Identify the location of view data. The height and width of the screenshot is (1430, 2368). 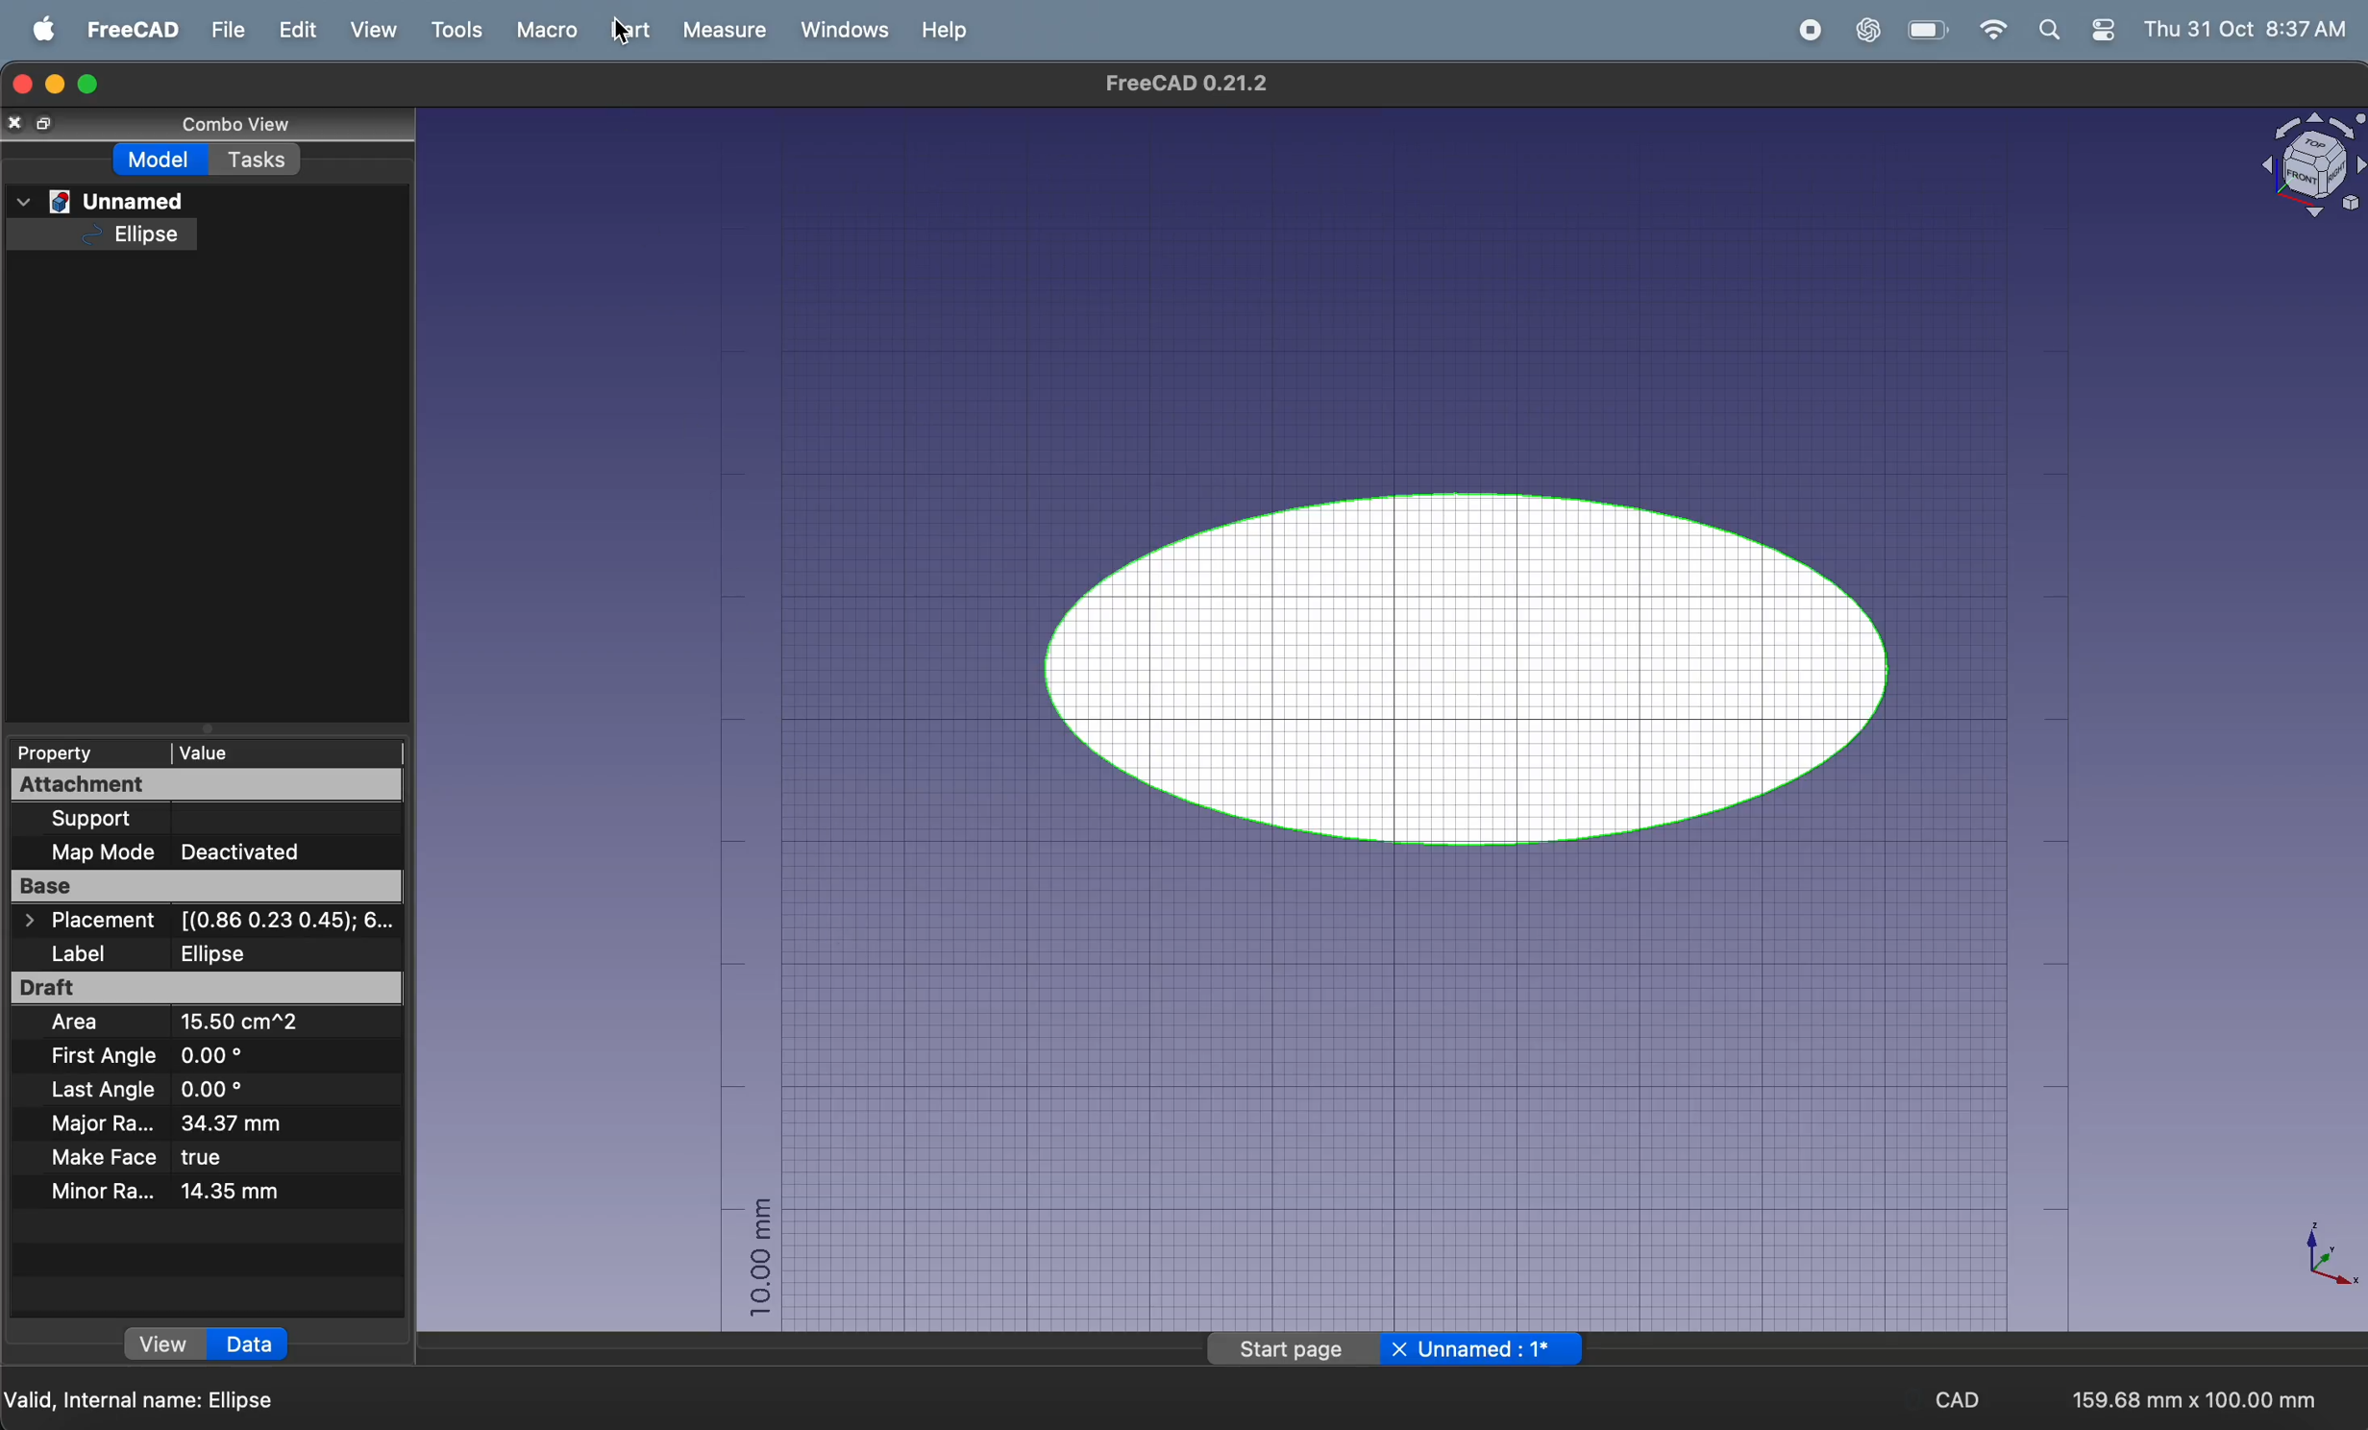
(205, 1344).